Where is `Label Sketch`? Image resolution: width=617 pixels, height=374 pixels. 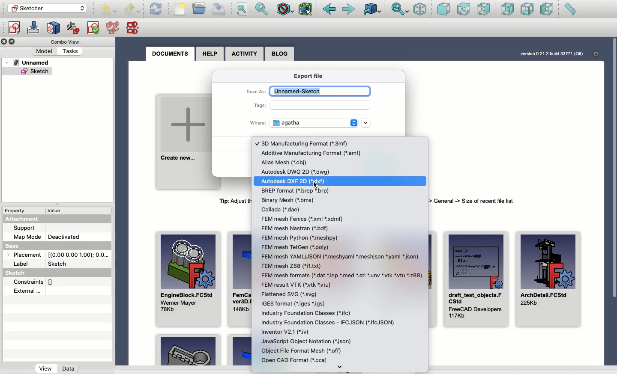
Label Sketch is located at coordinates (45, 264).